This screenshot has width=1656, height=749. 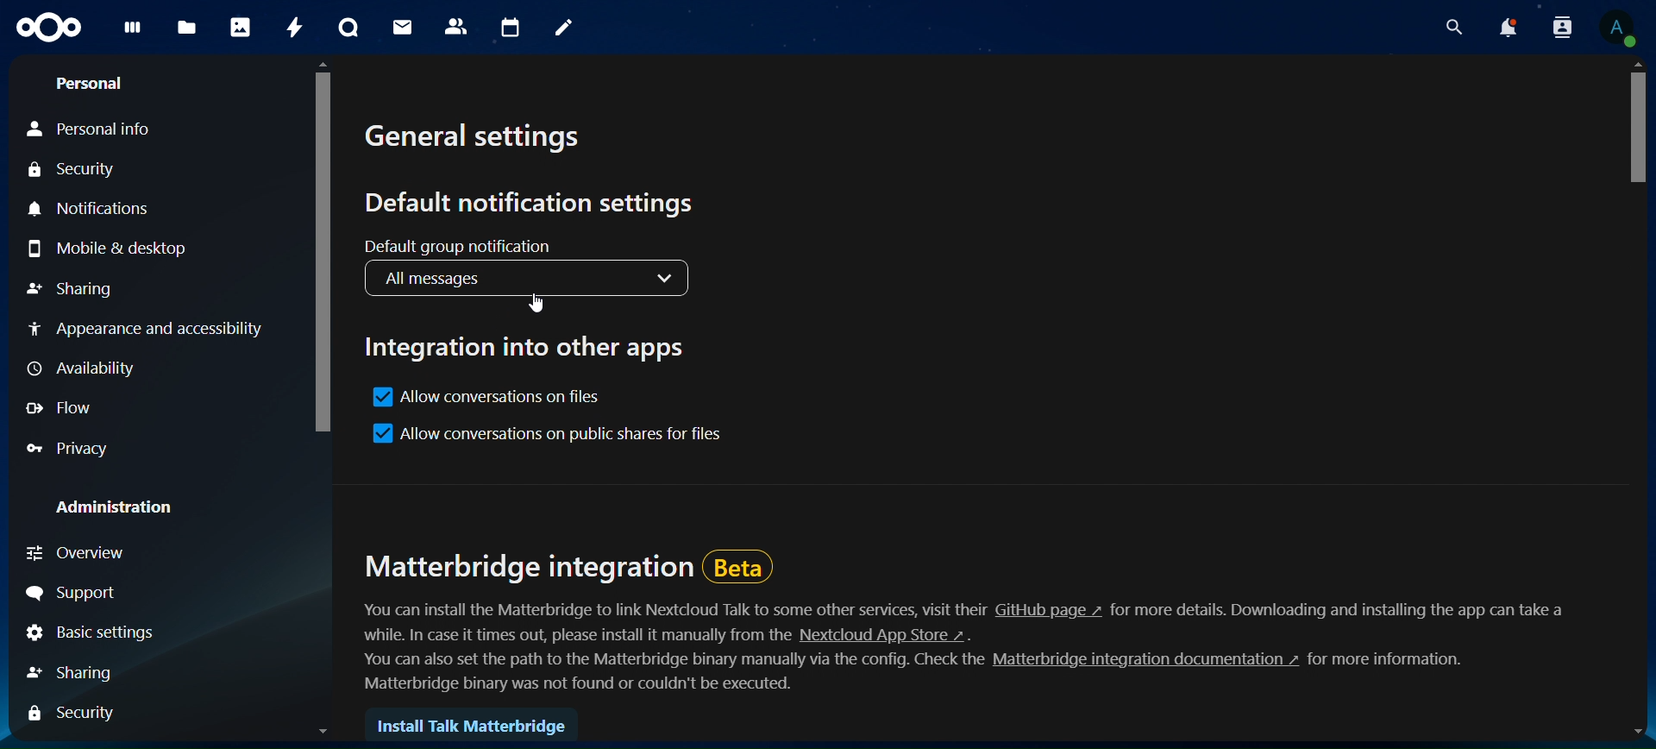 What do you see at coordinates (407, 28) in the screenshot?
I see `mail` at bounding box center [407, 28].